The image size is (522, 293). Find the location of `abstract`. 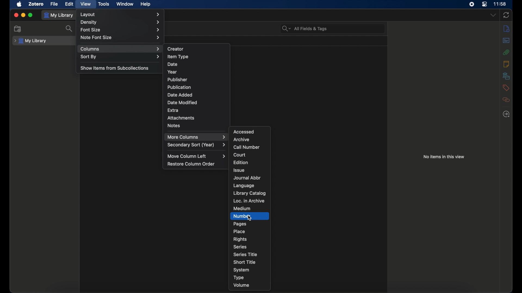

abstract is located at coordinates (506, 41).